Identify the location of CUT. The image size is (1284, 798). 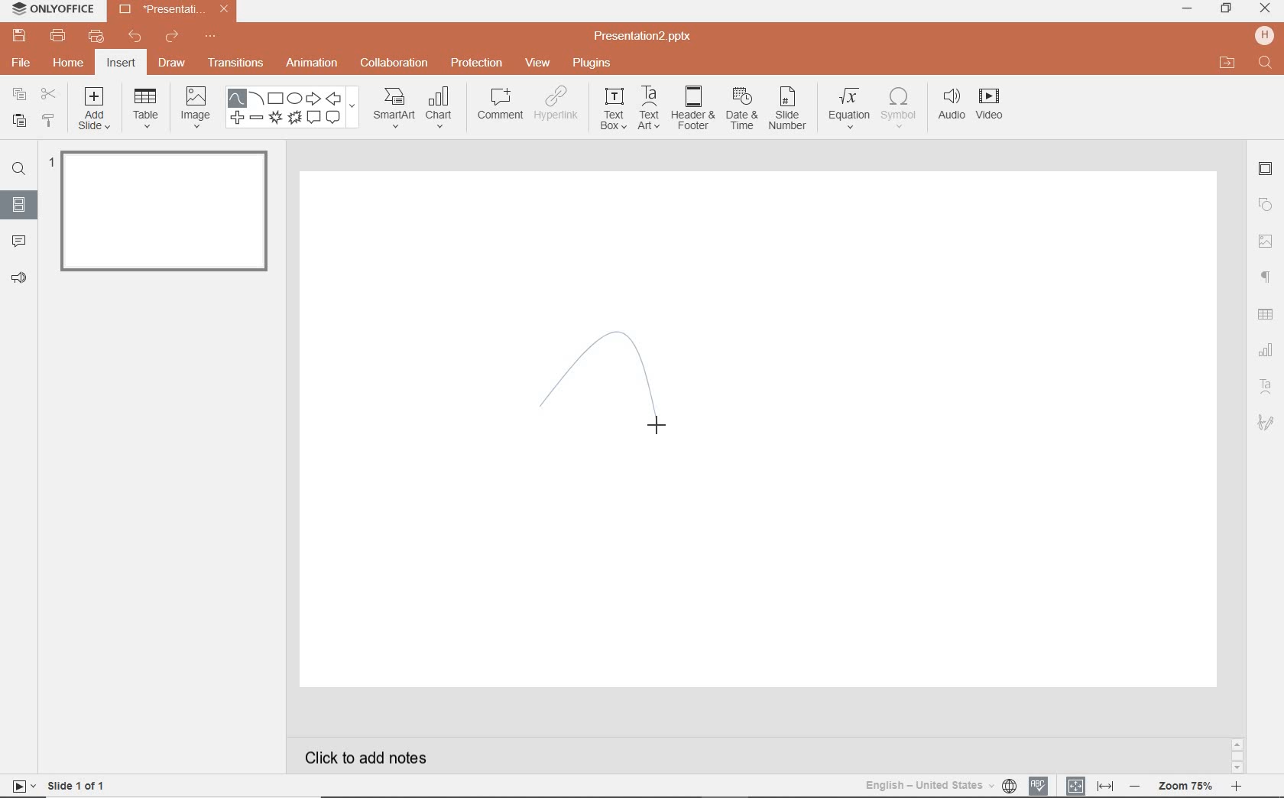
(48, 94).